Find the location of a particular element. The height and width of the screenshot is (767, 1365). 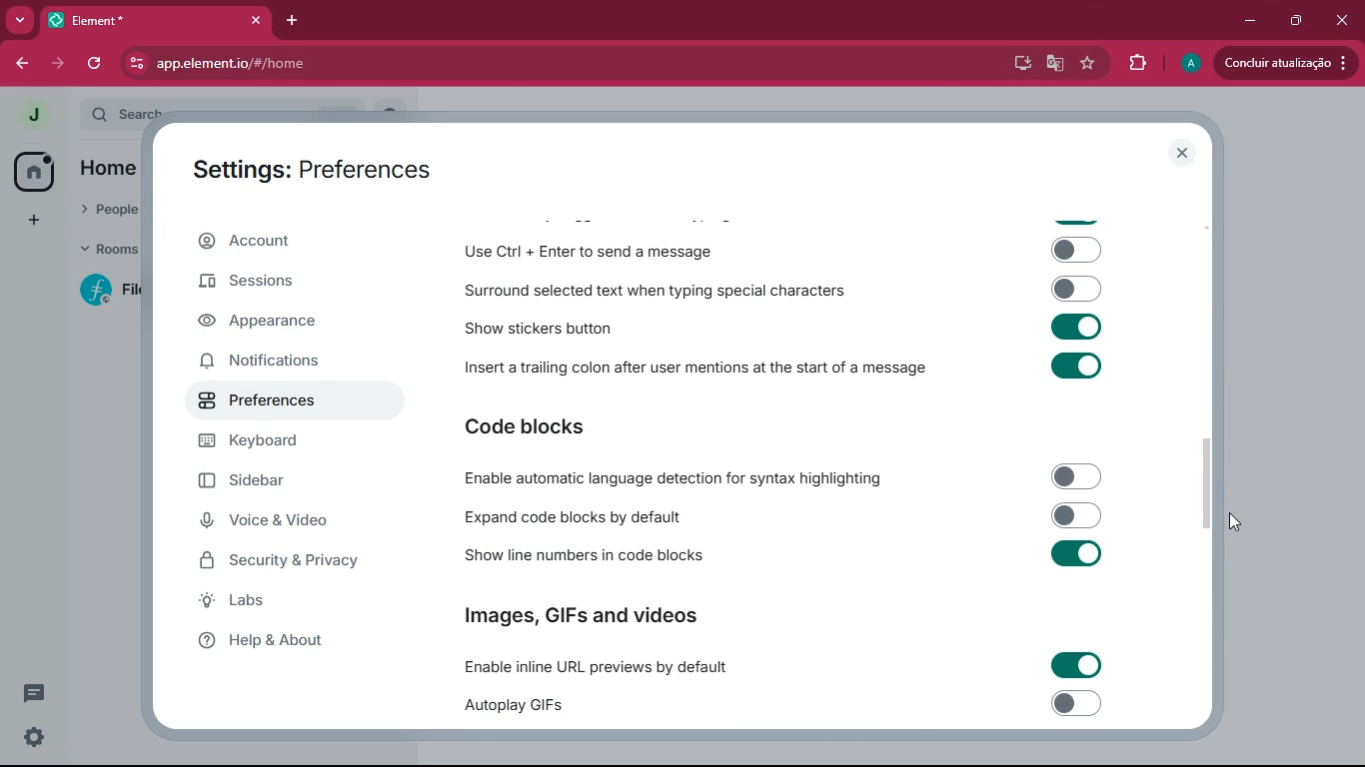

search ctrl k is located at coordinates (234, 115).